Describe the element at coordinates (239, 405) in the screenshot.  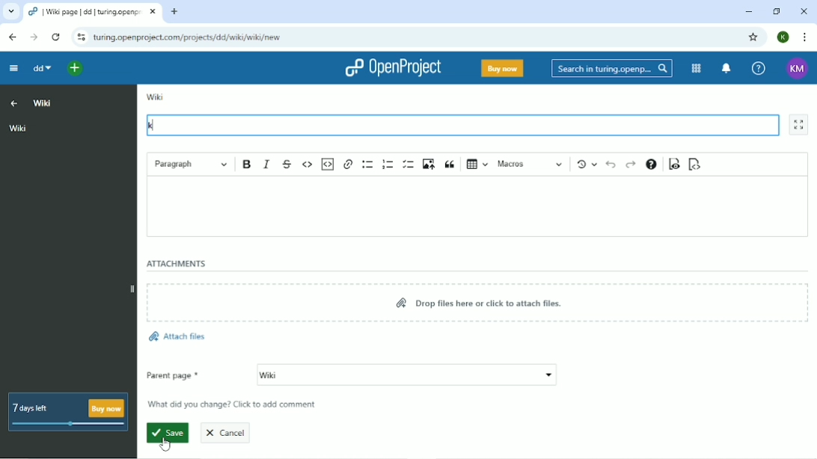
I see `What did you change? Click to add comment.` at that location.